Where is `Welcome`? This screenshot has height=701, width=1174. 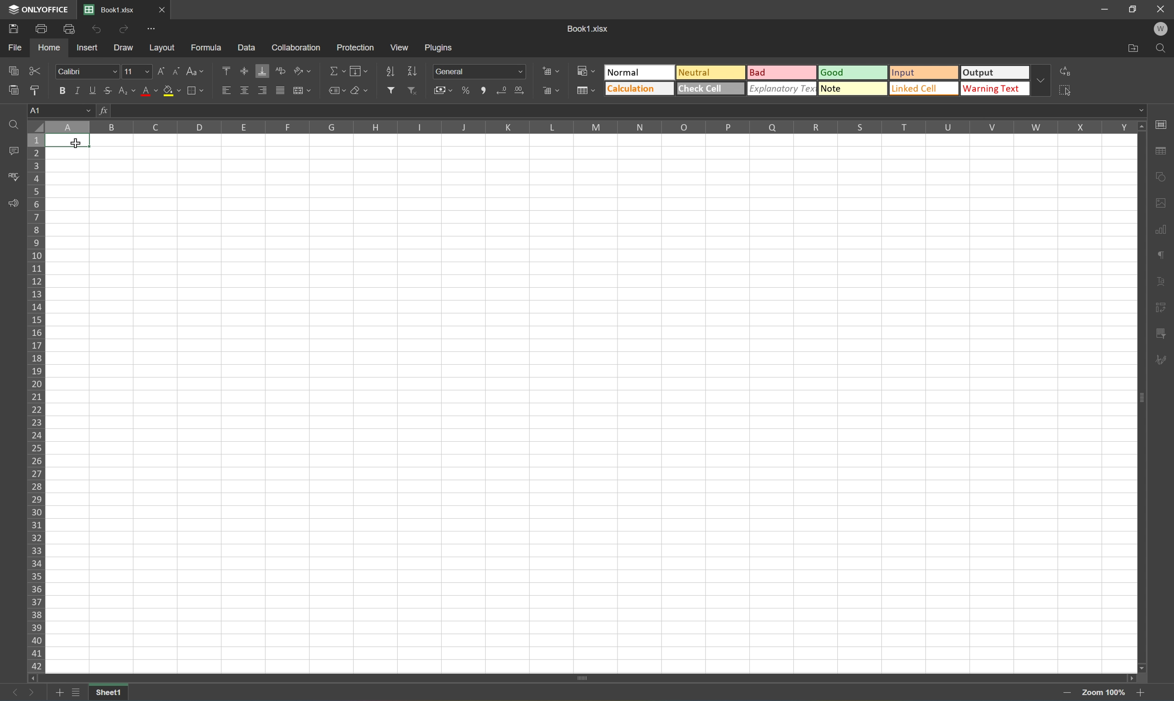 Welcome is located at coordinates (1164, 30).